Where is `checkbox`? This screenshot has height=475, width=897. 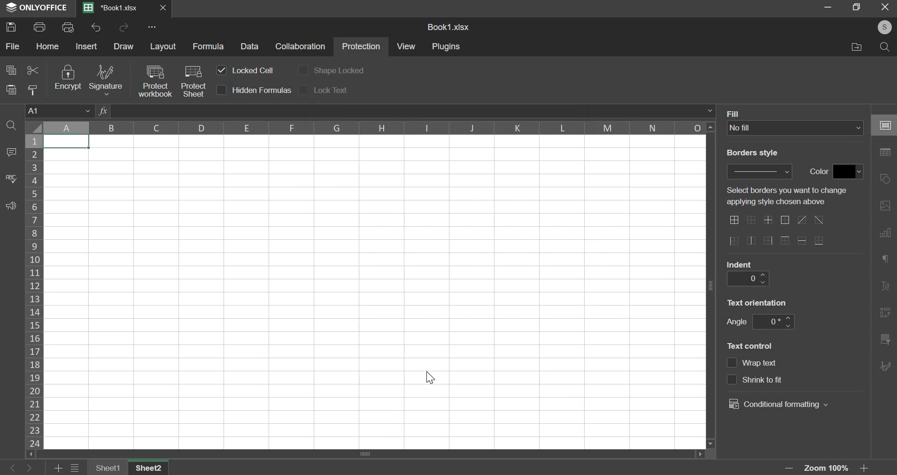 checkbox is located at coordinates (222, 90).